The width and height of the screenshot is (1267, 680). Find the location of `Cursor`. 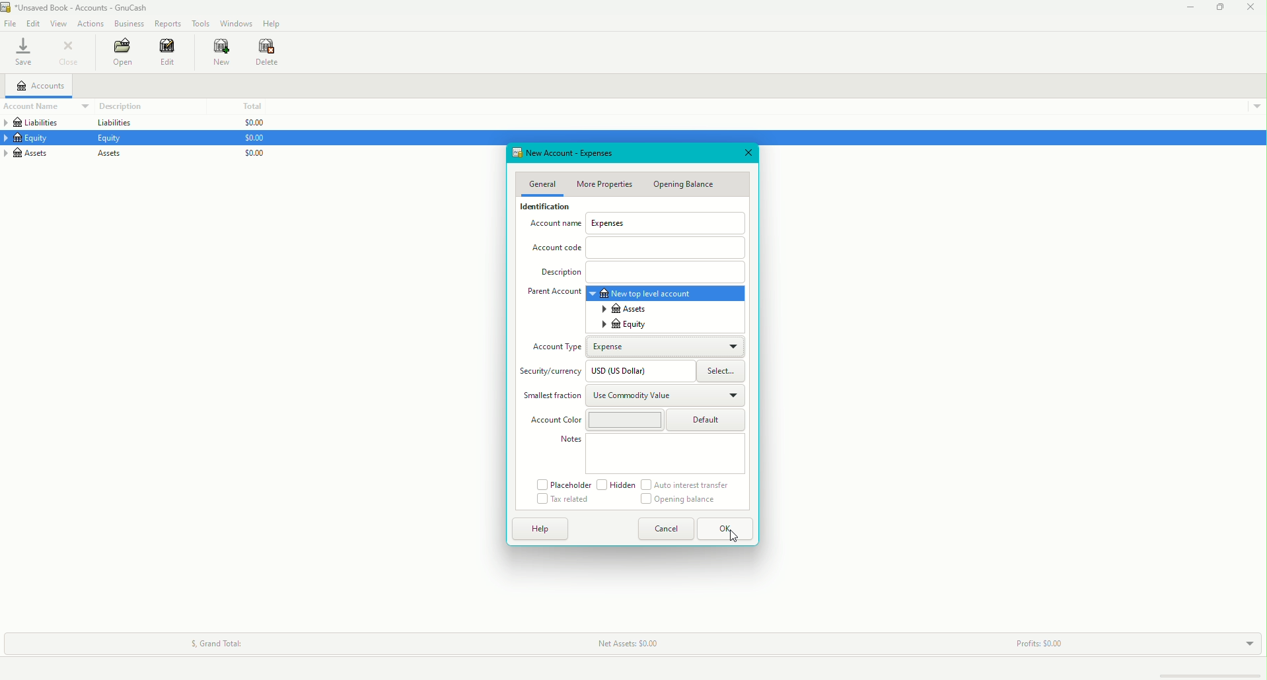

Cursor is located at coordinates (733, 536).